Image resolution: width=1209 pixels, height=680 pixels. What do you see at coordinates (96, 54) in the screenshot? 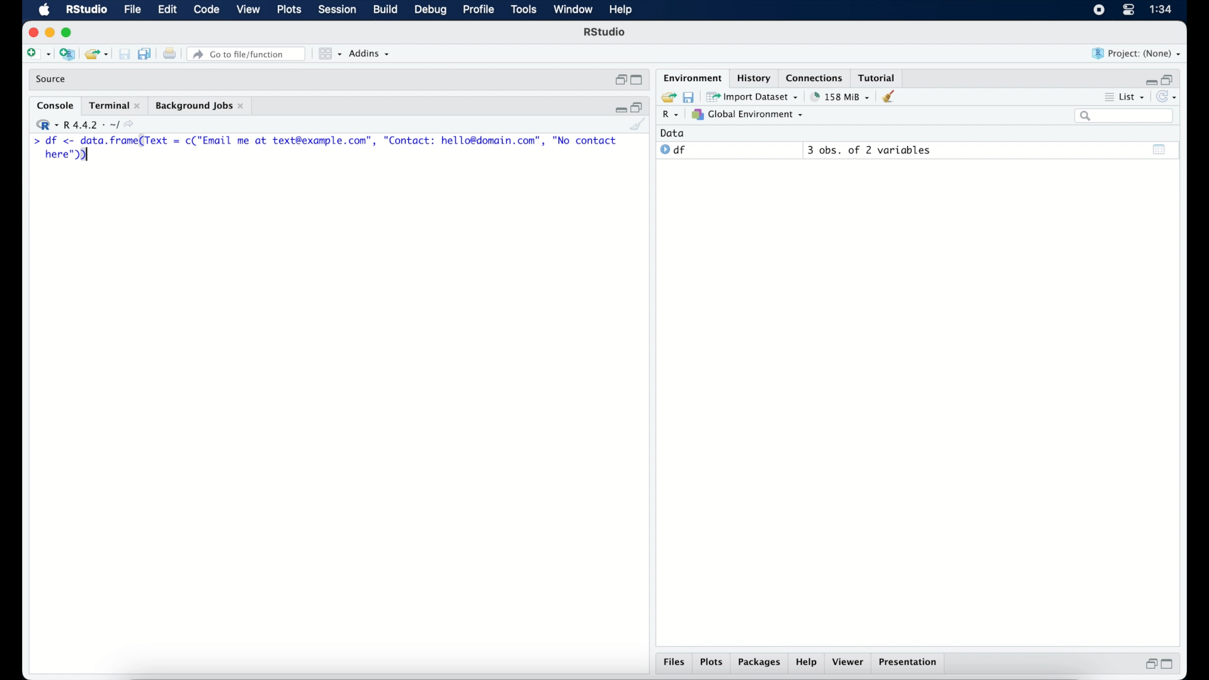
I see `open existing project` at bounding box center [96, 54].